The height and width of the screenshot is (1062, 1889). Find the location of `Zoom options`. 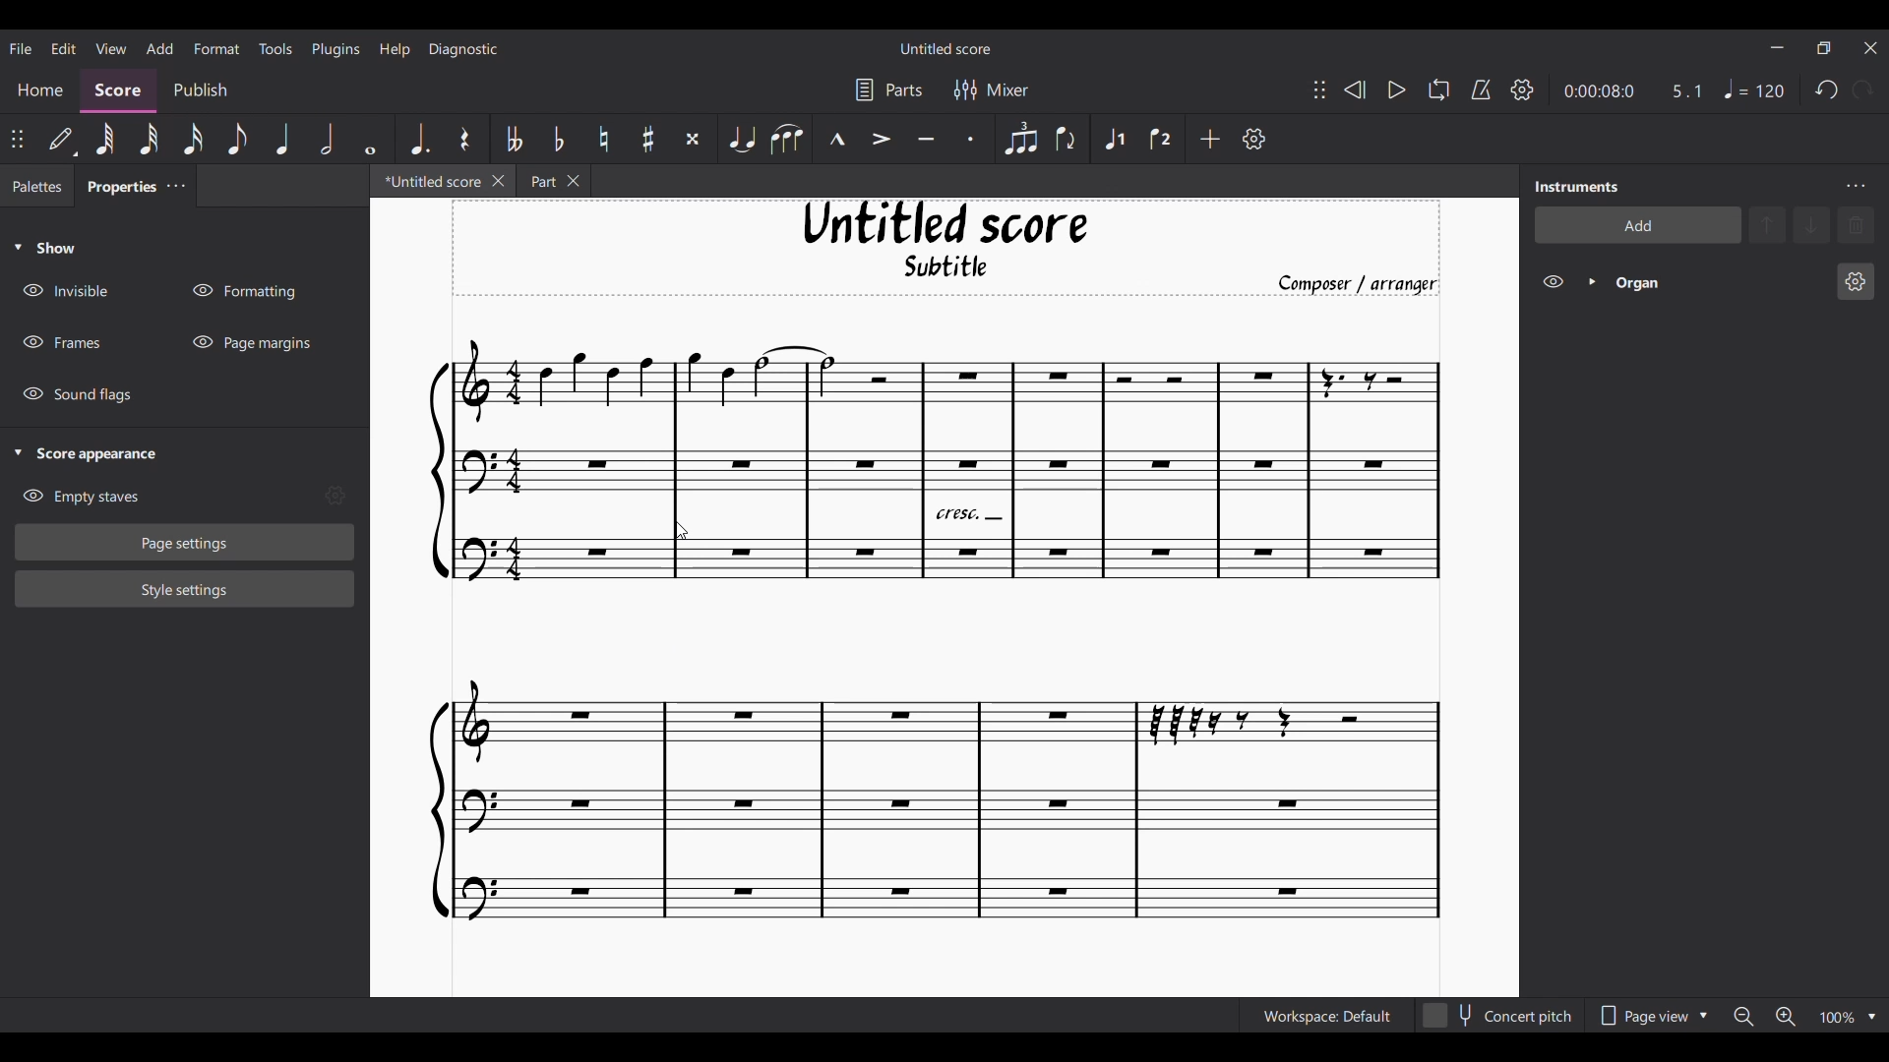

Zoom options is located at coordinates (1872, 1017).